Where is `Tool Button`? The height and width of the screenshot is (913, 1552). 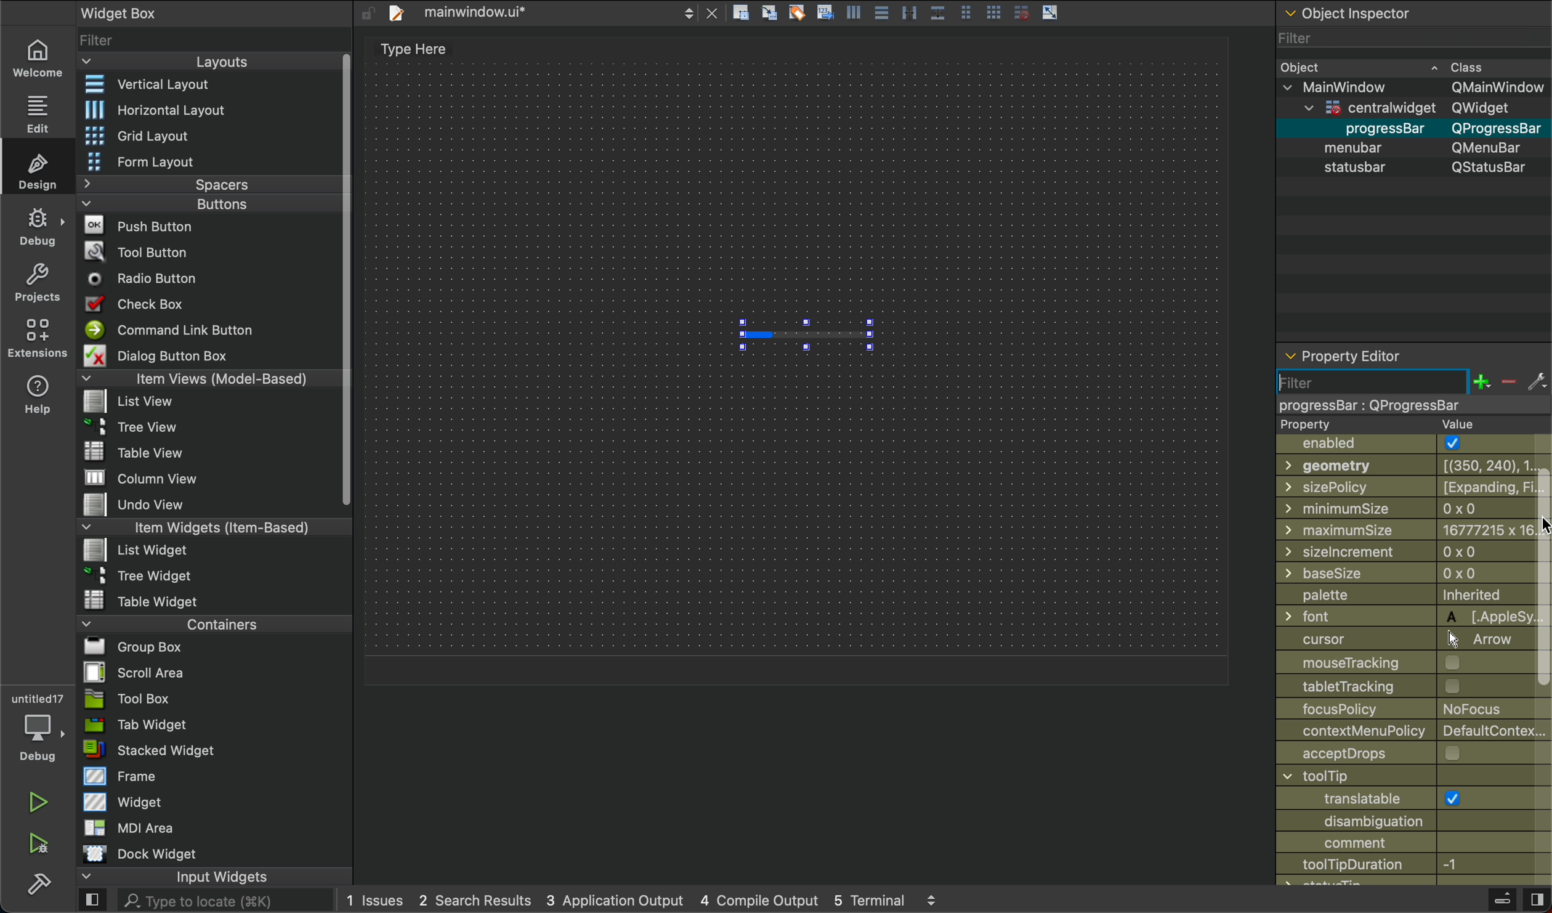 Tool Button is located at coordinates (147, 250).